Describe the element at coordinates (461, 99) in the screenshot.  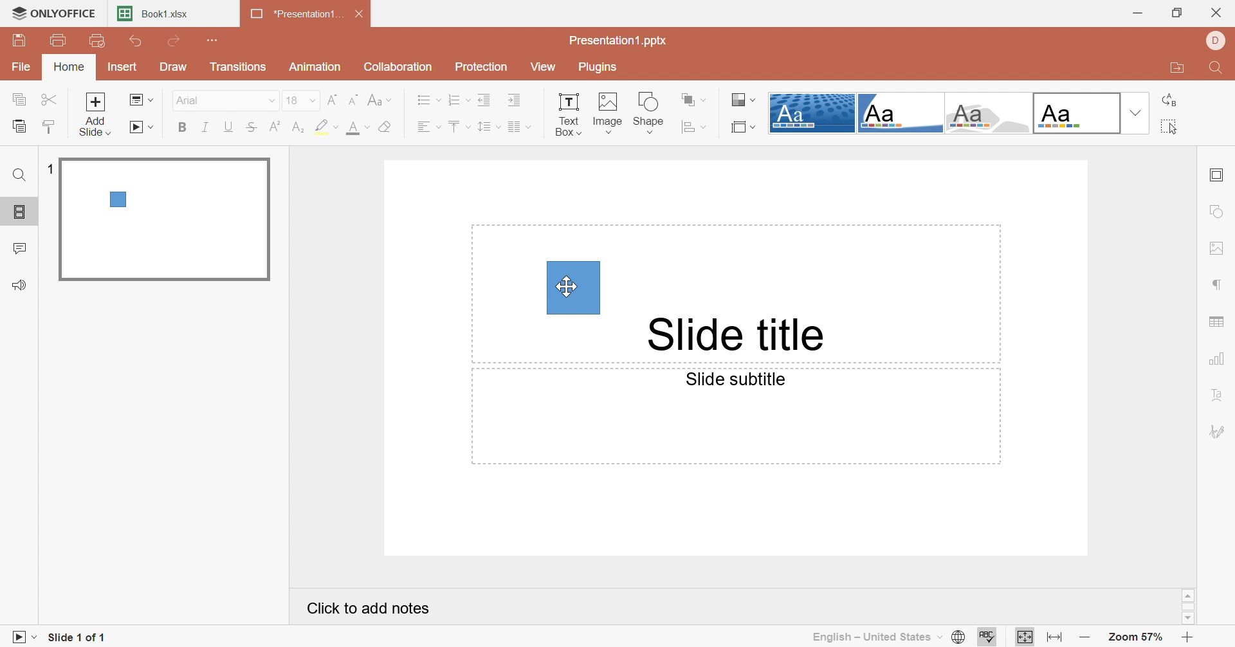
I see `Numbering` at that location.